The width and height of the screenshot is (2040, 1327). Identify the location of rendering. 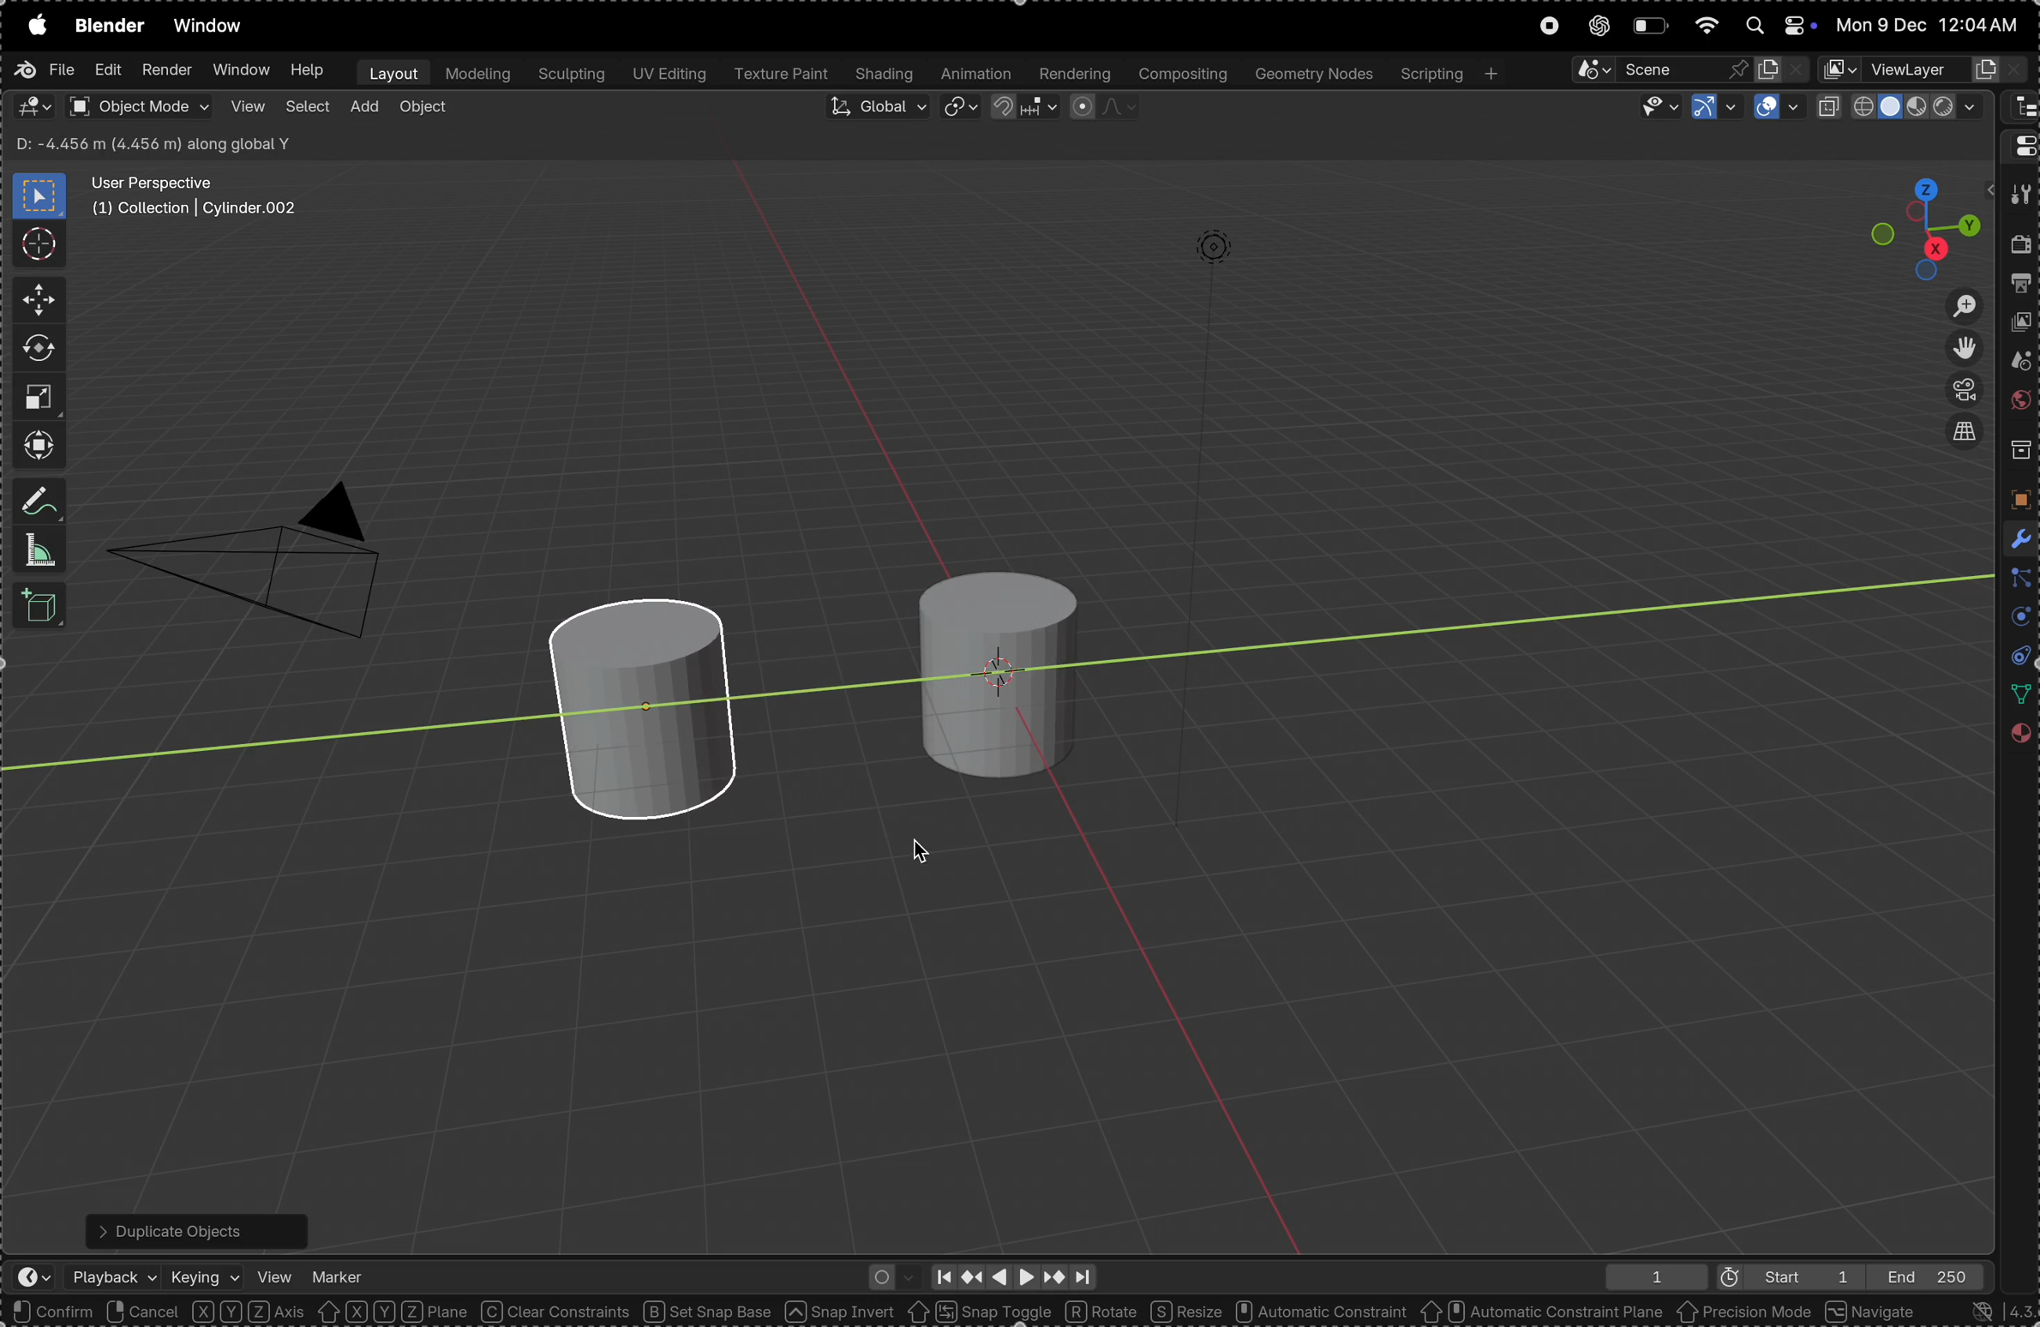
(1072, 74).